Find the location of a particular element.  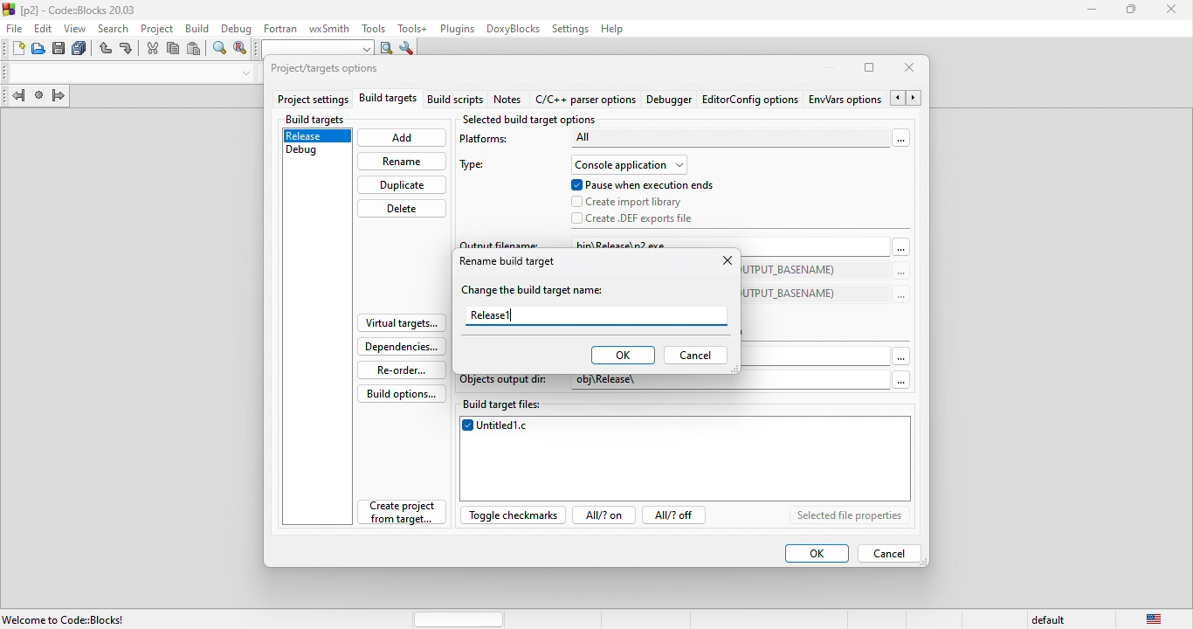

release is located at coordinates (315, 137).